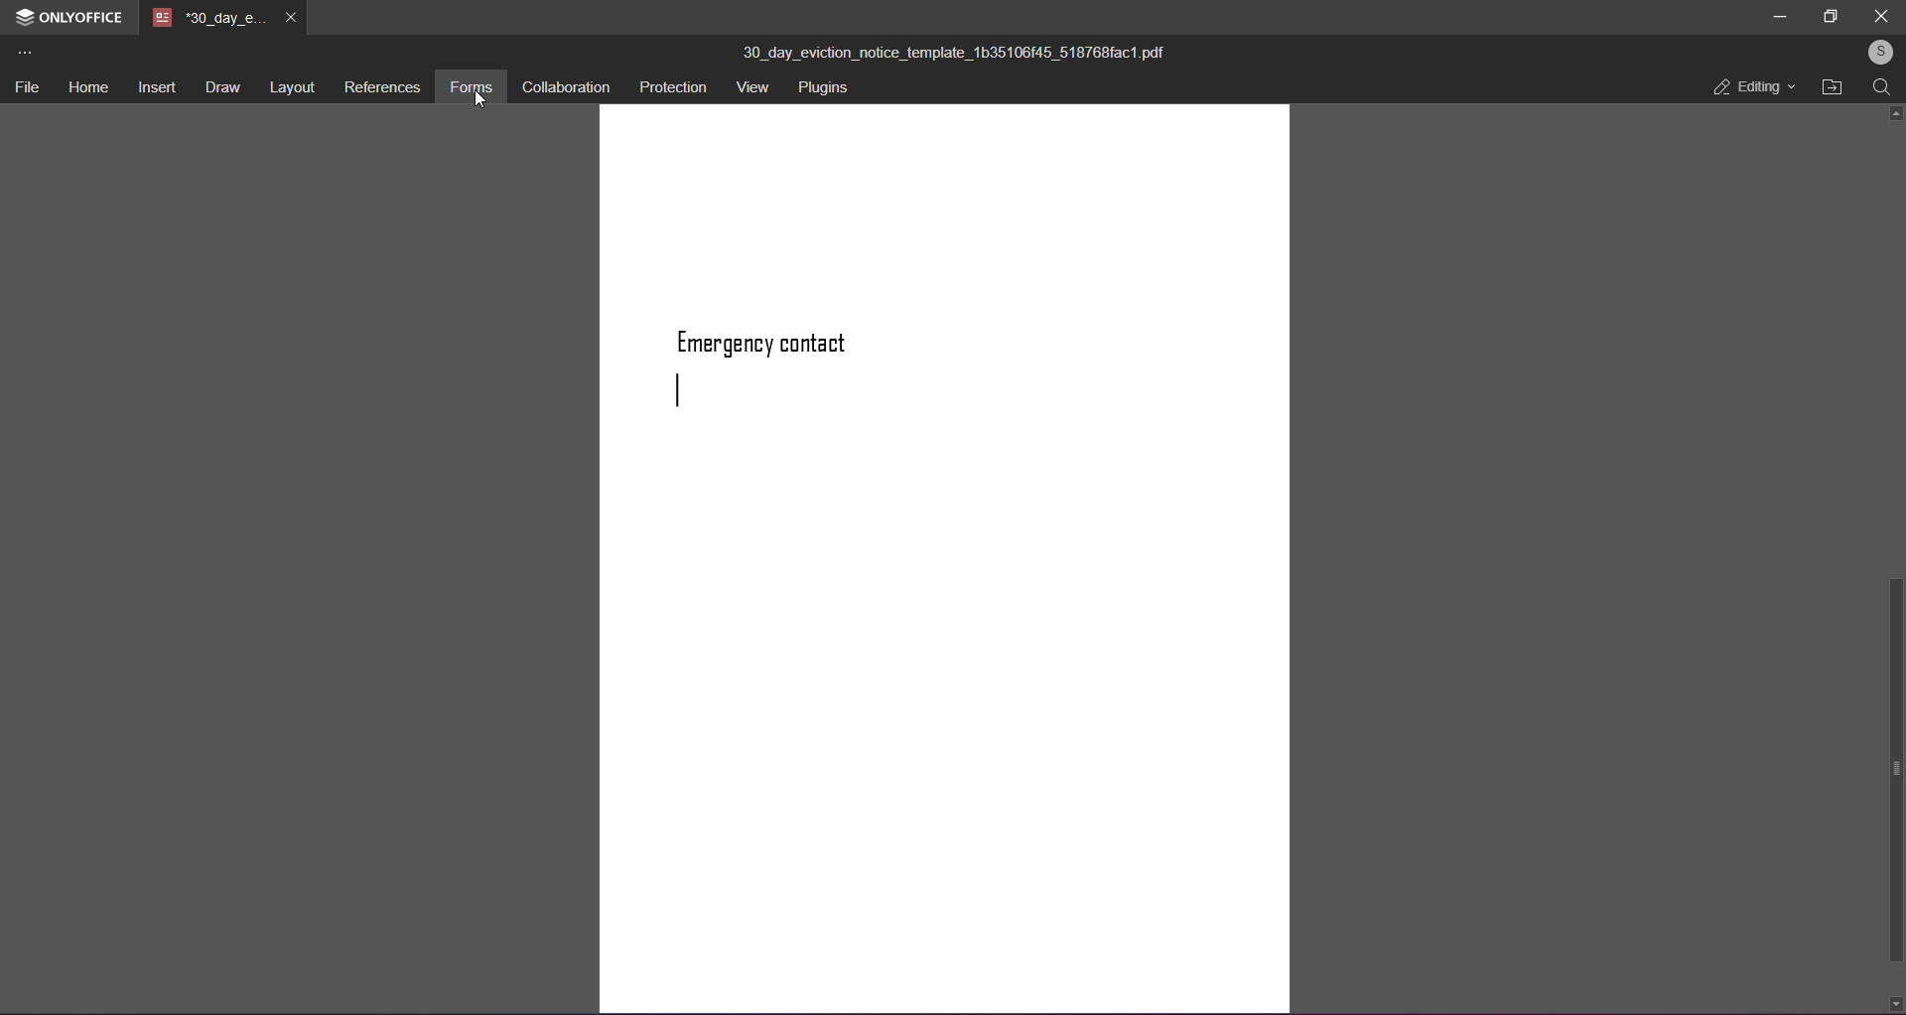 Image resolution: width=1906 pixels, height=1015 pixels. Describe the element at coordinates (221, 90) in the screenshot. I see `draw` at that location.